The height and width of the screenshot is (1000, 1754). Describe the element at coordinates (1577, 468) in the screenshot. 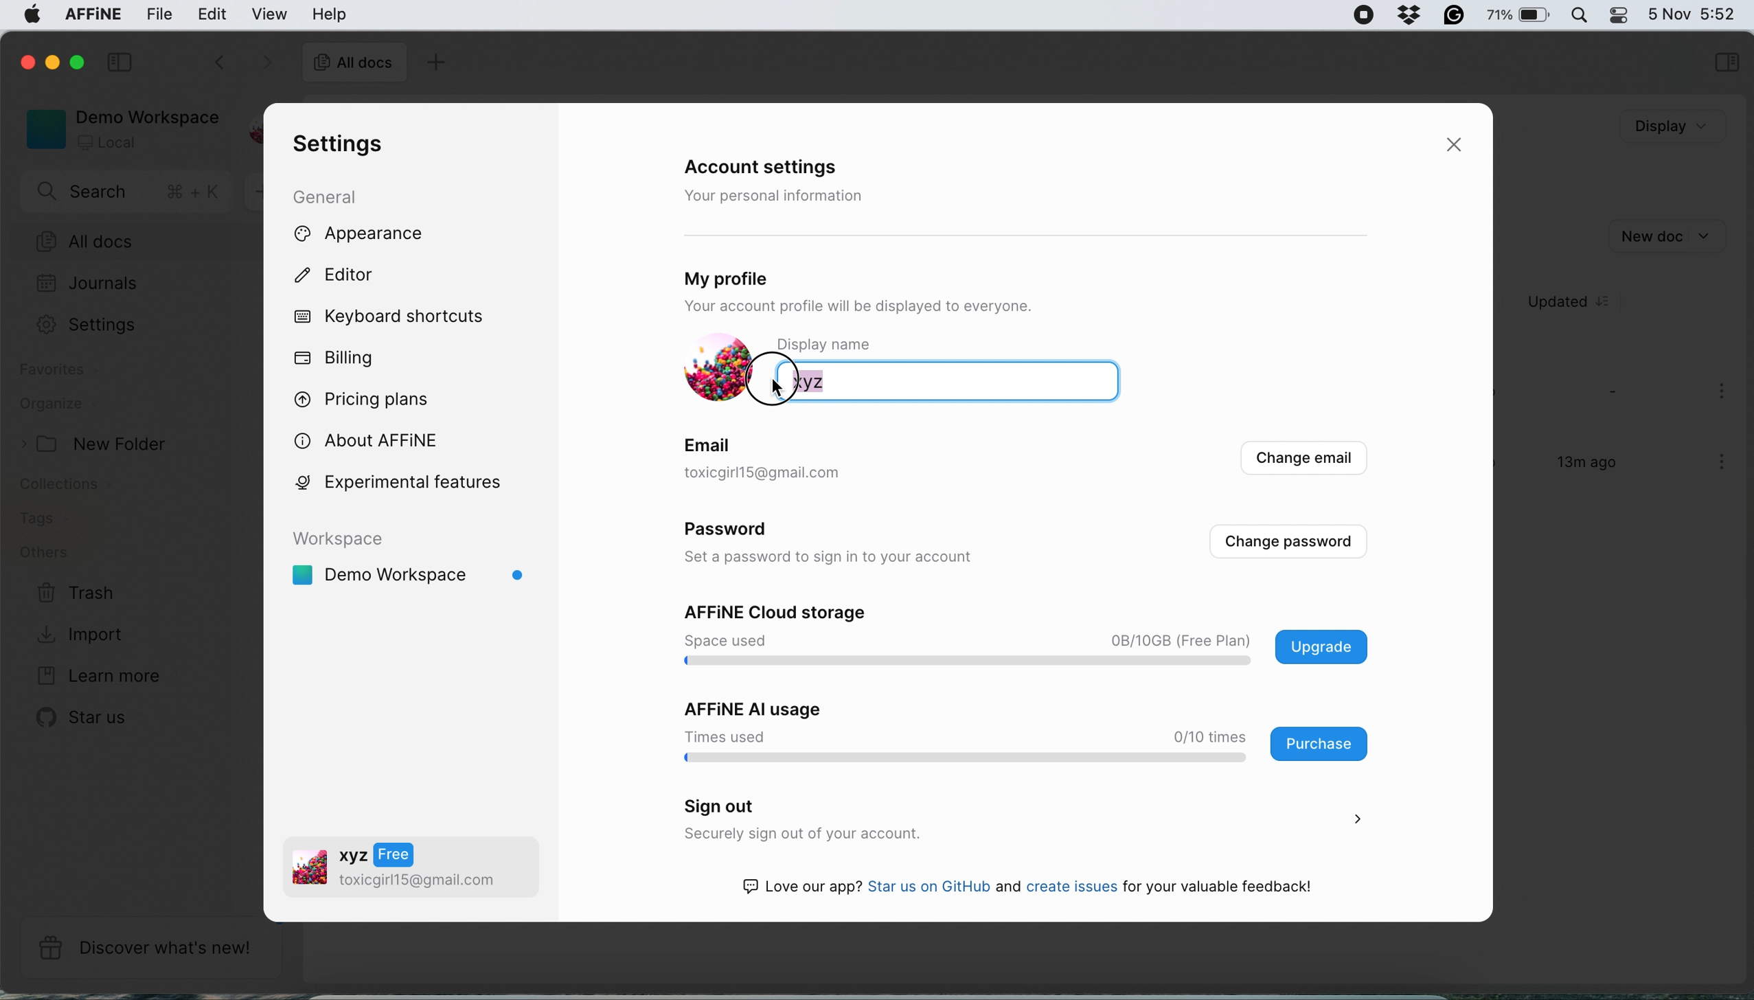

I see `13m ago` at that location.